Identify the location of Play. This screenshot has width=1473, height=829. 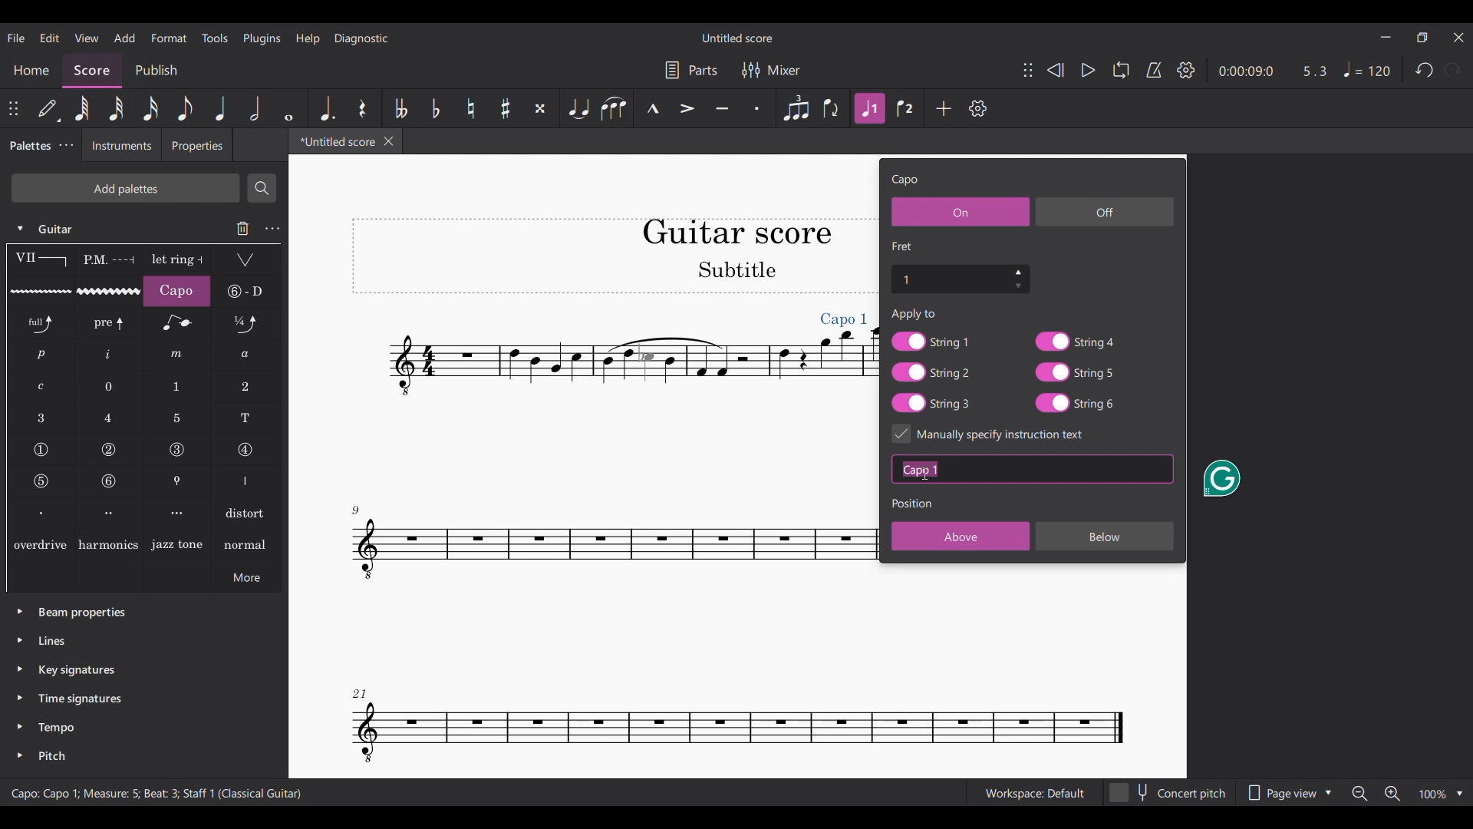
(1089, 71).